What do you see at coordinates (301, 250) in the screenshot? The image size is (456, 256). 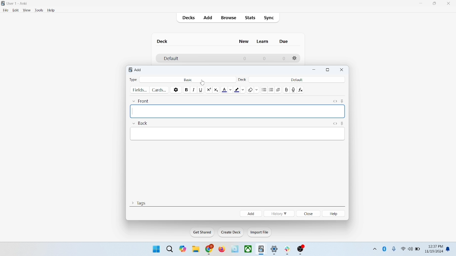 I see `icon` at bounding box center [301, 250].